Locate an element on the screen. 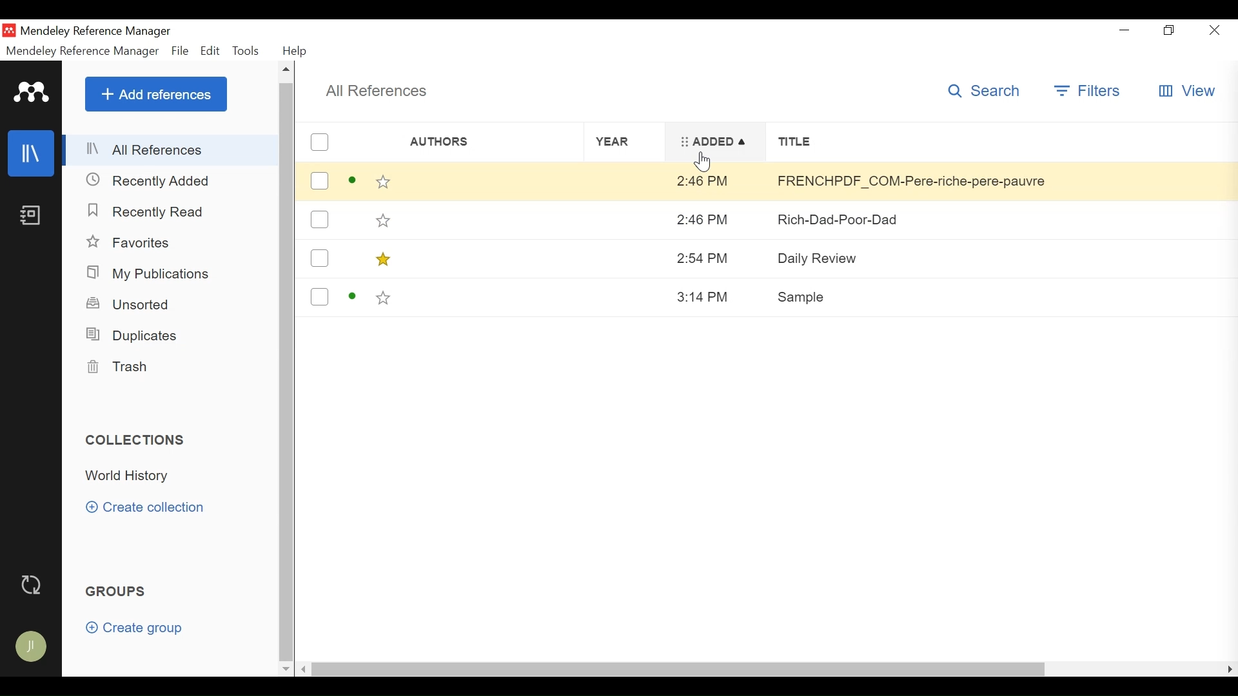 The width and height of the screenshot is (1238, 696). Mendeley Logo is located at coordinates (33, 94).